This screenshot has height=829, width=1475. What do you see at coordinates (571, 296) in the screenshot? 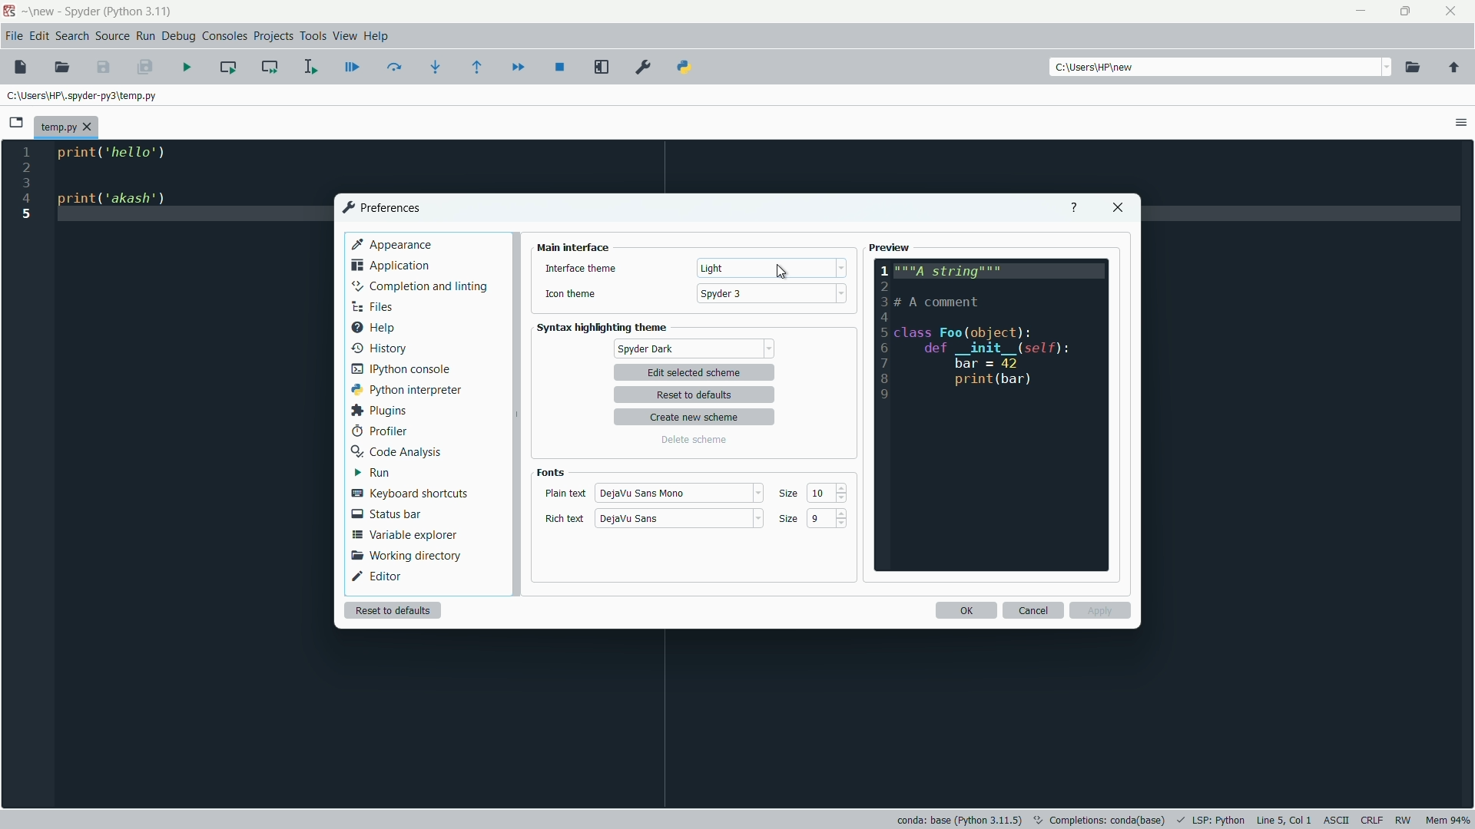
I see `icon theme` at bounding box center [571, 296].